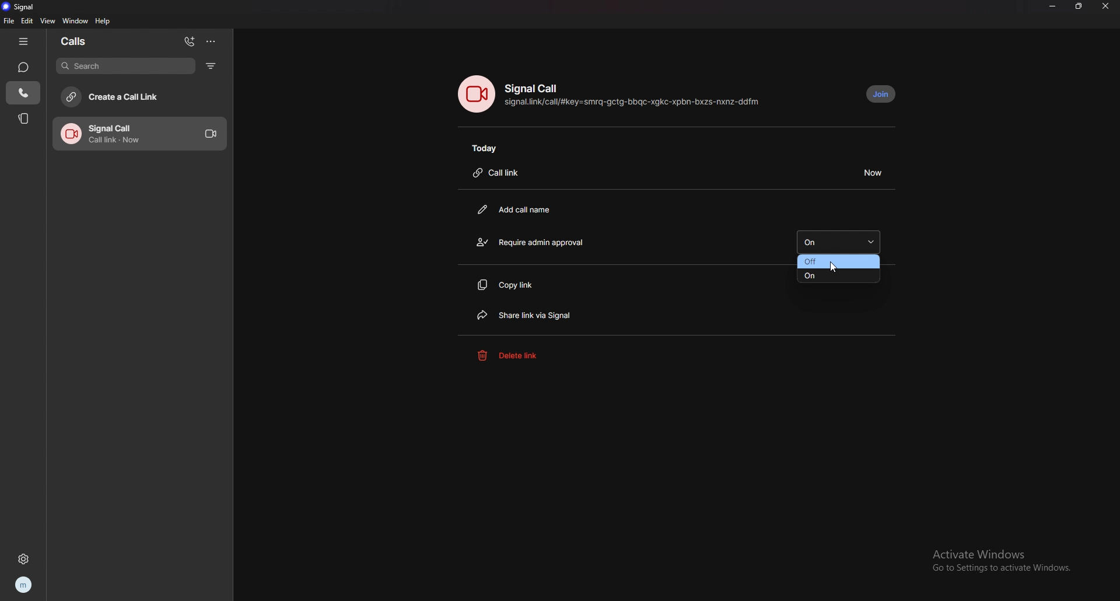  What do you see at coordinates (838, 277) in the screenshot?
I see `on` at bounding box center [838, 277].